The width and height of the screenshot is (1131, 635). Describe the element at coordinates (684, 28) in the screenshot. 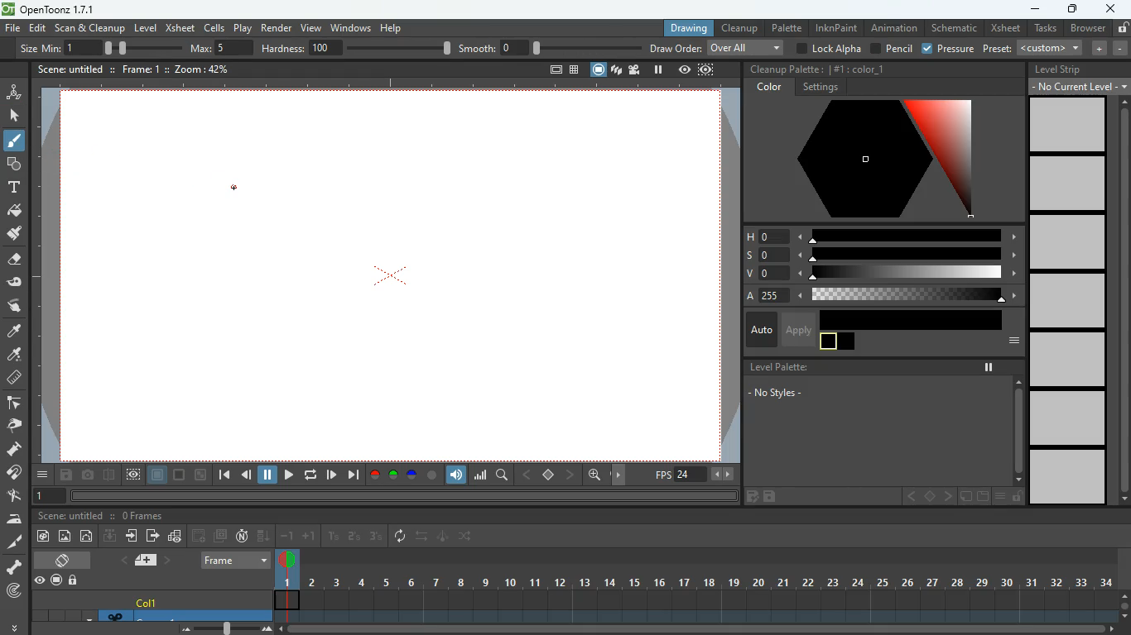

I see `drawing` at that location.